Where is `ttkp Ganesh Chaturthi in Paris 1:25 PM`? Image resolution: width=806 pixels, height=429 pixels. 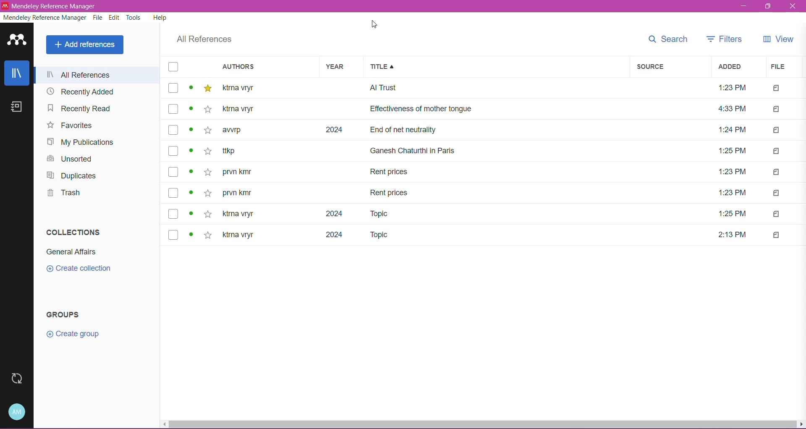
ttkp Ganesh Chaturthi in Paris 1:25 PM is located at coordinates (487, 152).